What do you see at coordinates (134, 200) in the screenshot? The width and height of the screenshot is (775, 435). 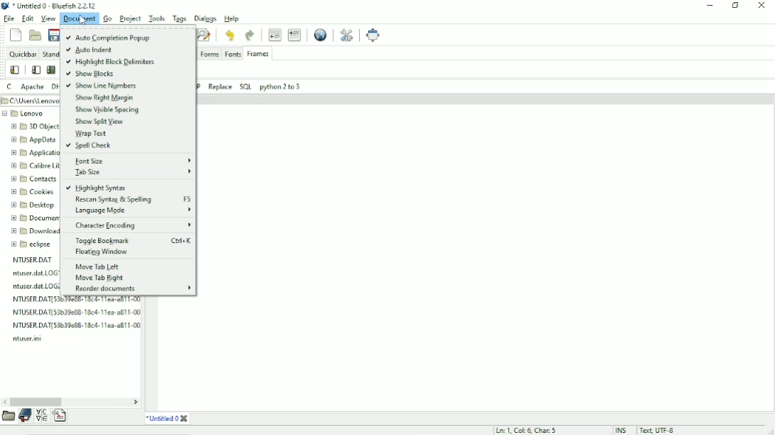 I see `Rescan syntax & spelling` at bounding box center [134, 200].